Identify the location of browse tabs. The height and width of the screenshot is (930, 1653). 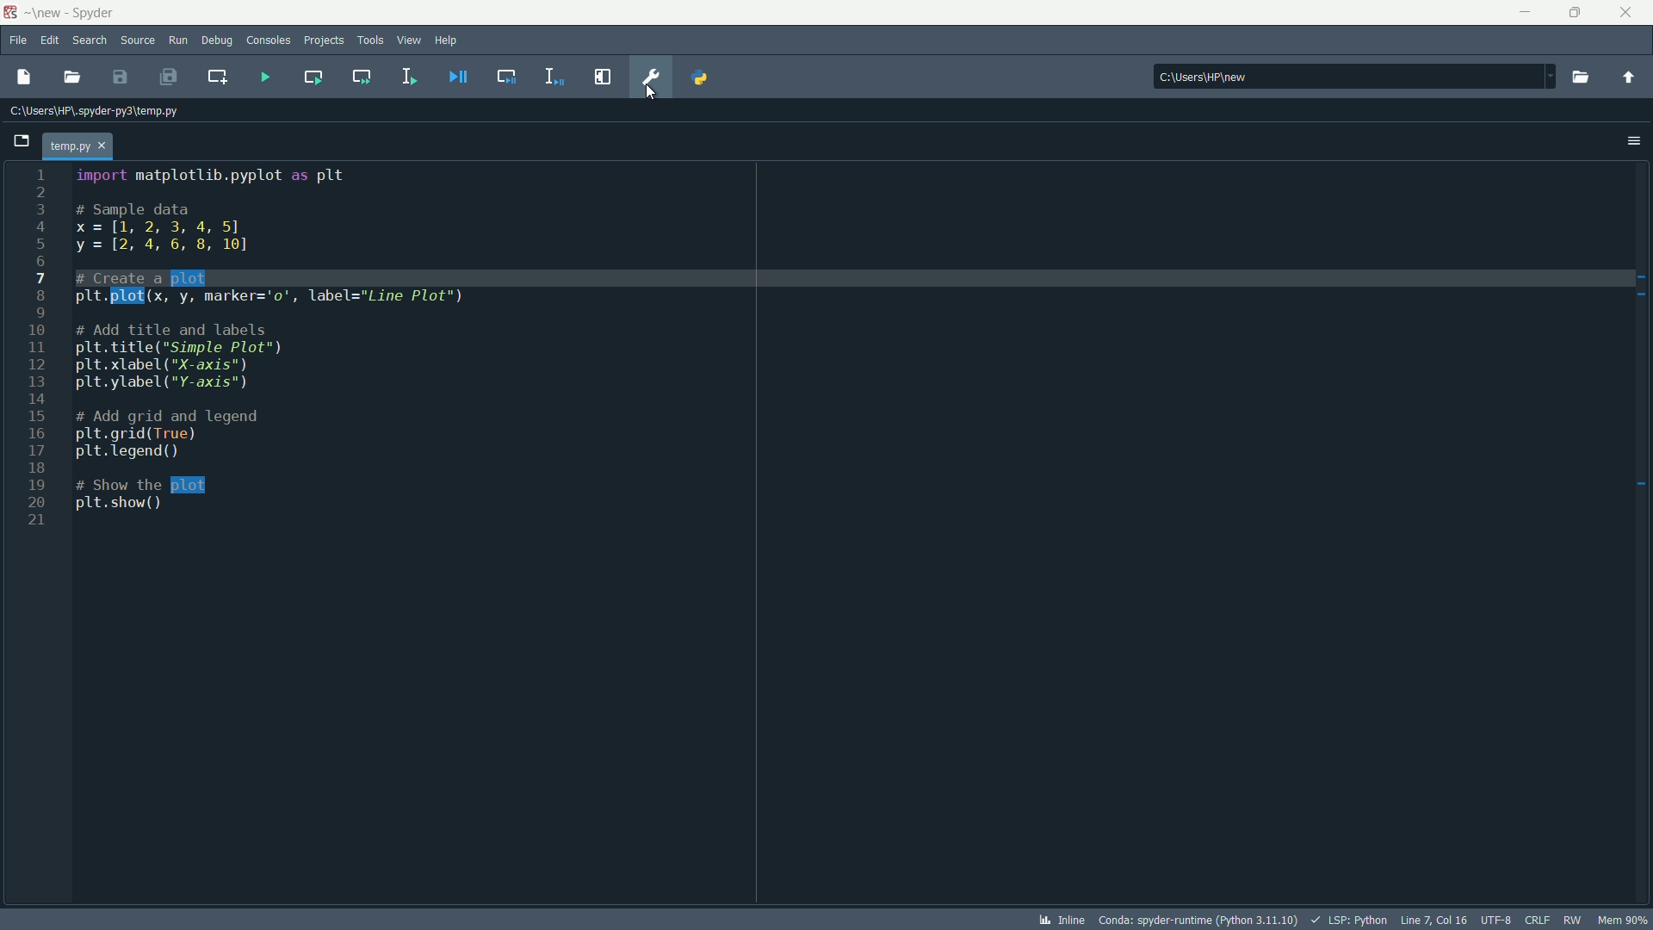
(22, 141).